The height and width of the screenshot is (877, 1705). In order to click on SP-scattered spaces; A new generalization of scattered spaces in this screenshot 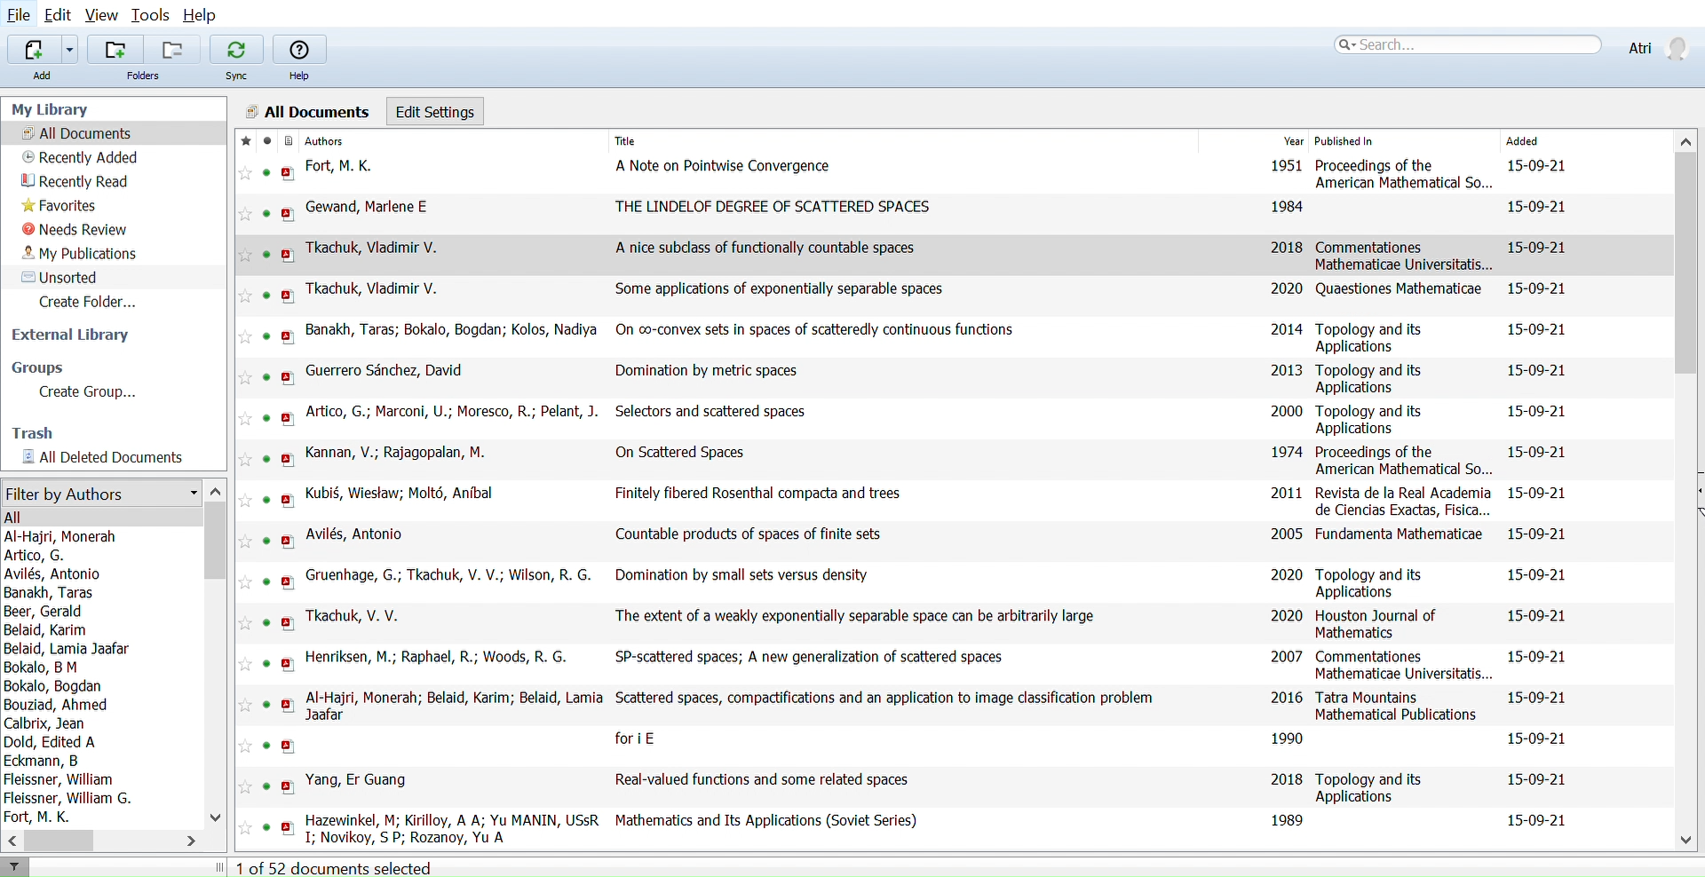, I will do `click(815, 656)`.